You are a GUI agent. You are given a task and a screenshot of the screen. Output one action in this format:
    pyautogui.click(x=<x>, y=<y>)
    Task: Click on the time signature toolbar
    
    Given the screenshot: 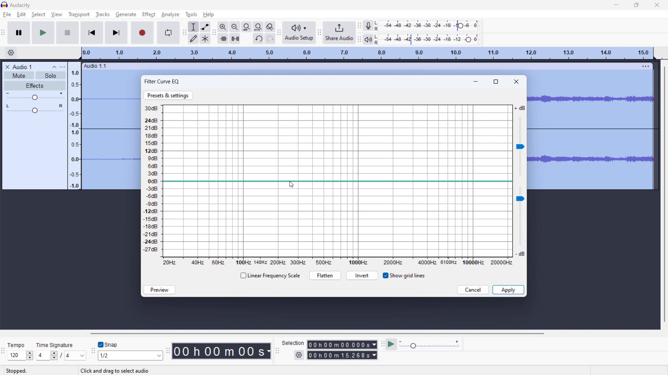 What is the action you would take?
    pyautogui.click(x=3, y=351)
    